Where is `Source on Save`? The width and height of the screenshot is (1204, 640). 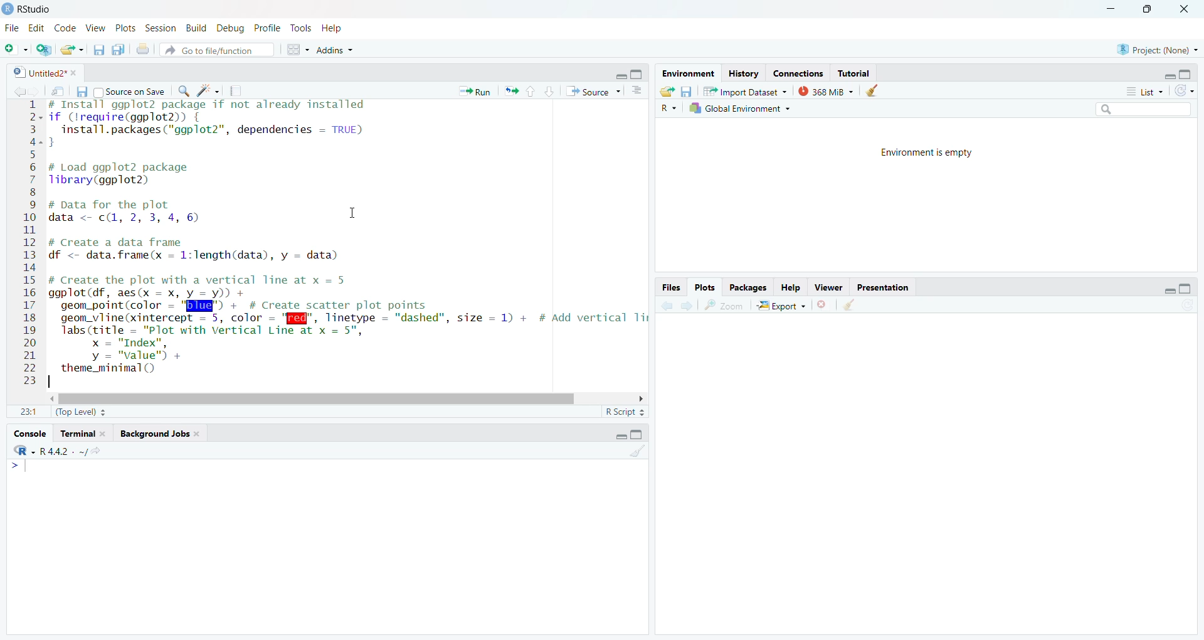
Source on Save is located at coordinates (130, 90).